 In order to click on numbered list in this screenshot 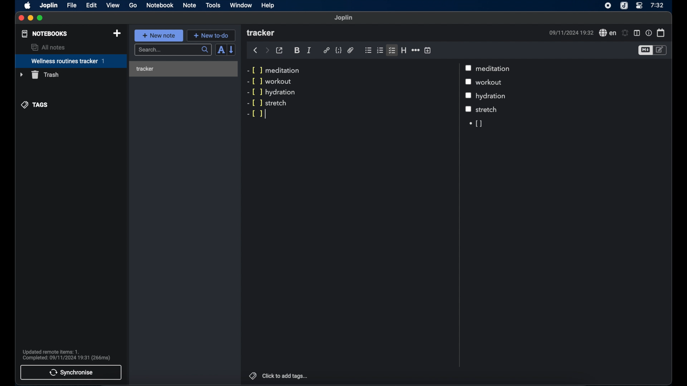, I will do `click(380, 50)`.